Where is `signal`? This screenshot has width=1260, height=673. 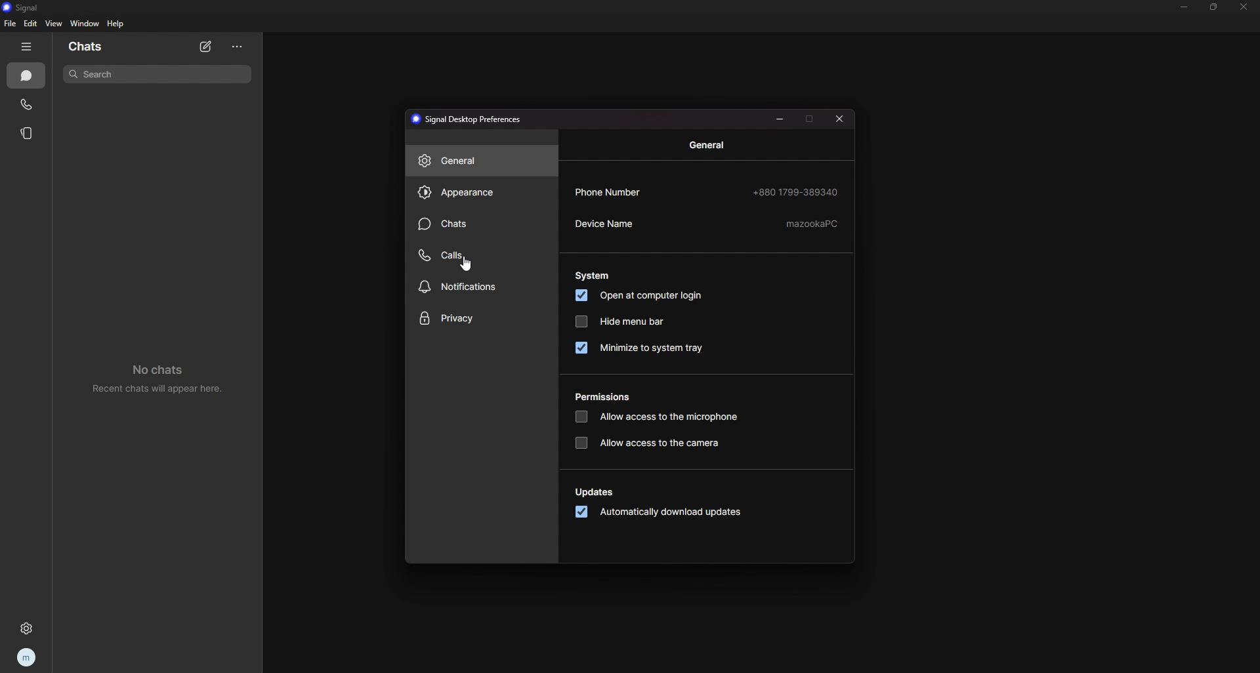
signal is located at coordinates (26, 8).